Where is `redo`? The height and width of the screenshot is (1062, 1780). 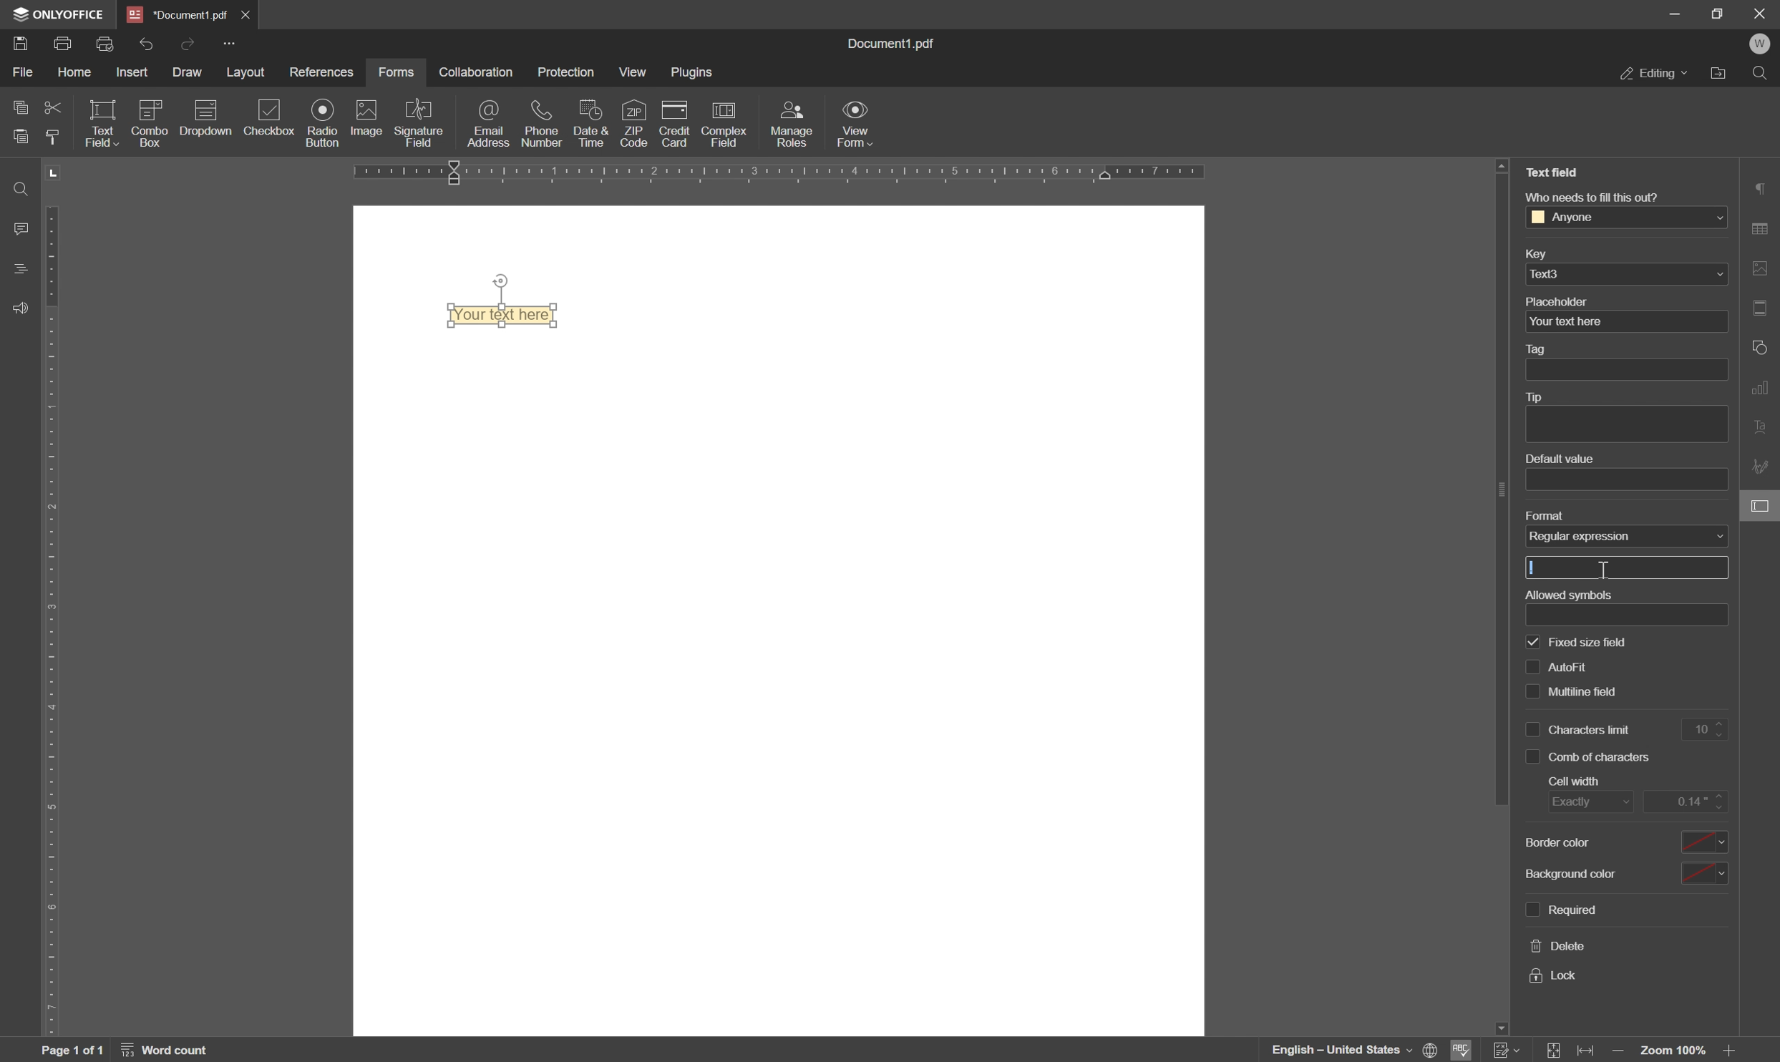 redo is located at coordinates (189, 42).